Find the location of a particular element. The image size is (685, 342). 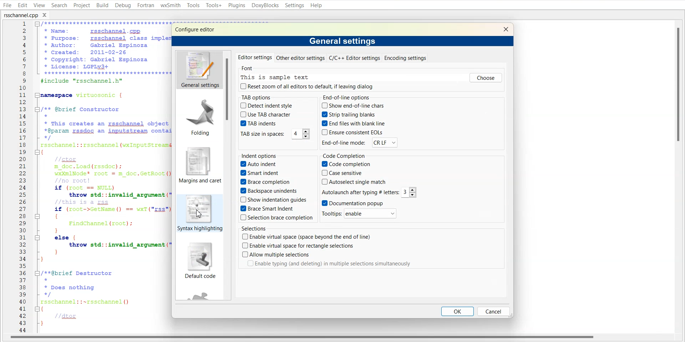

Documentation Popup is located at coordinates (354, 203).